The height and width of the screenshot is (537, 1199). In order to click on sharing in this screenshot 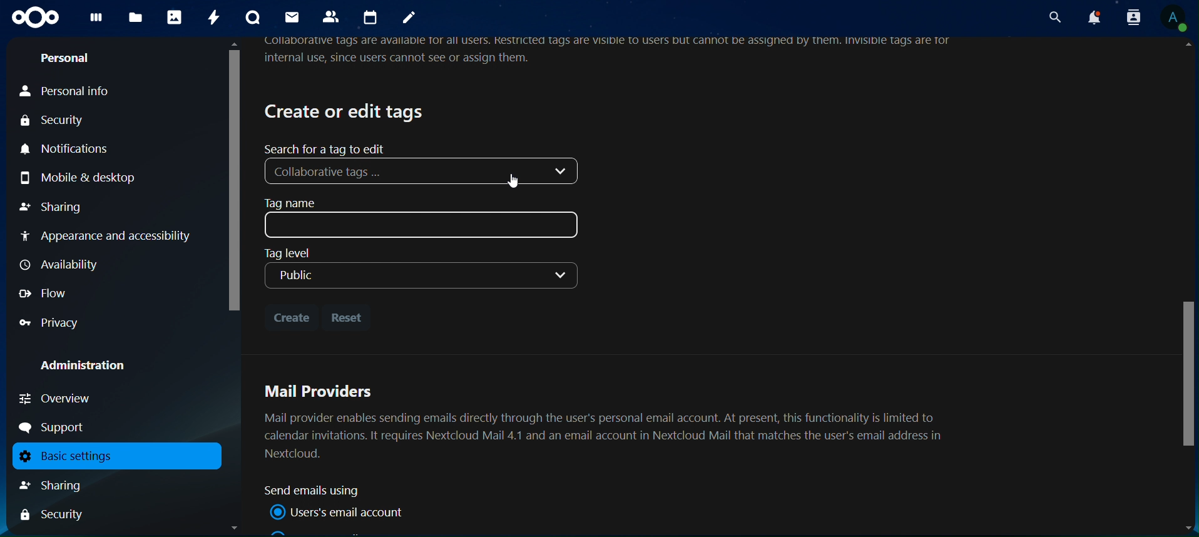, I will do `click(65, 485)`.